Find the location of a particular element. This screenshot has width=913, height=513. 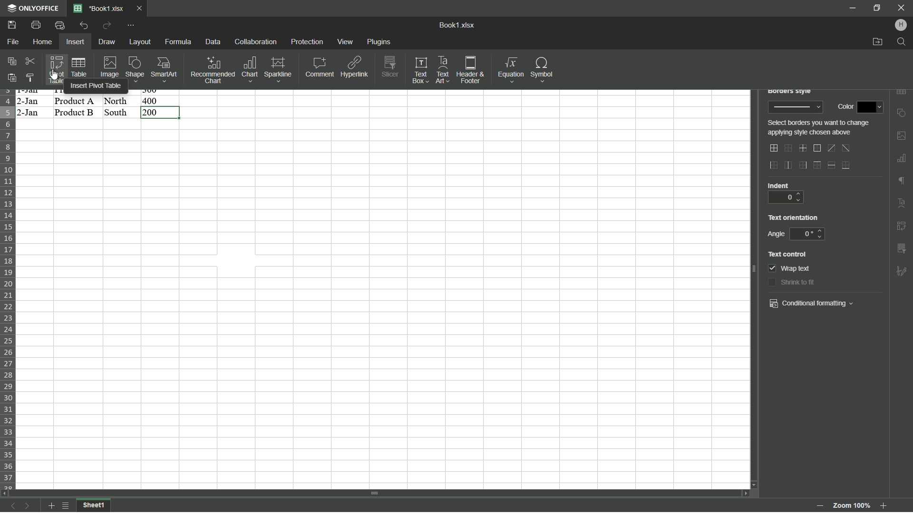

outer and inner lines is located at coordinates (772, 148).